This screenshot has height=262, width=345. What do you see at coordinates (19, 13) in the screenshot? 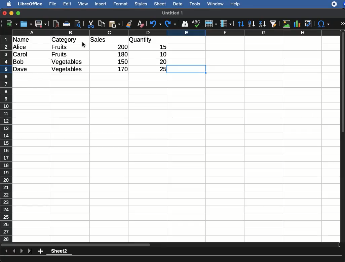
I see `maximize` at bounding box center [19, 13].